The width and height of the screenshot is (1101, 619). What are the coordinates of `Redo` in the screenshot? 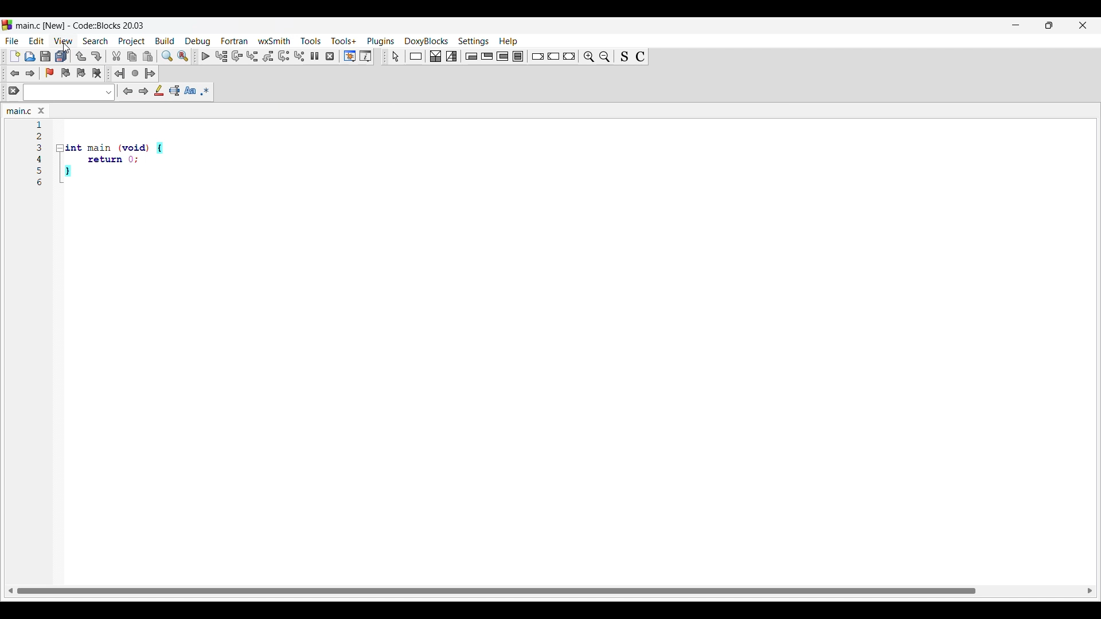 It's located at (96, 56).